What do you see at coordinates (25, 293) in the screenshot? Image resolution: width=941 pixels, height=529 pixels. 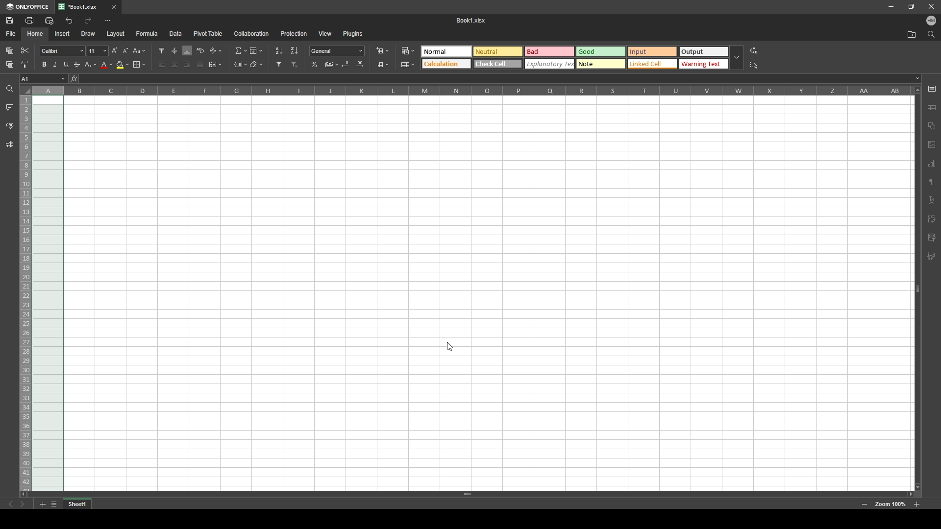 I see `selected rows` at bounding box center [25, 293].